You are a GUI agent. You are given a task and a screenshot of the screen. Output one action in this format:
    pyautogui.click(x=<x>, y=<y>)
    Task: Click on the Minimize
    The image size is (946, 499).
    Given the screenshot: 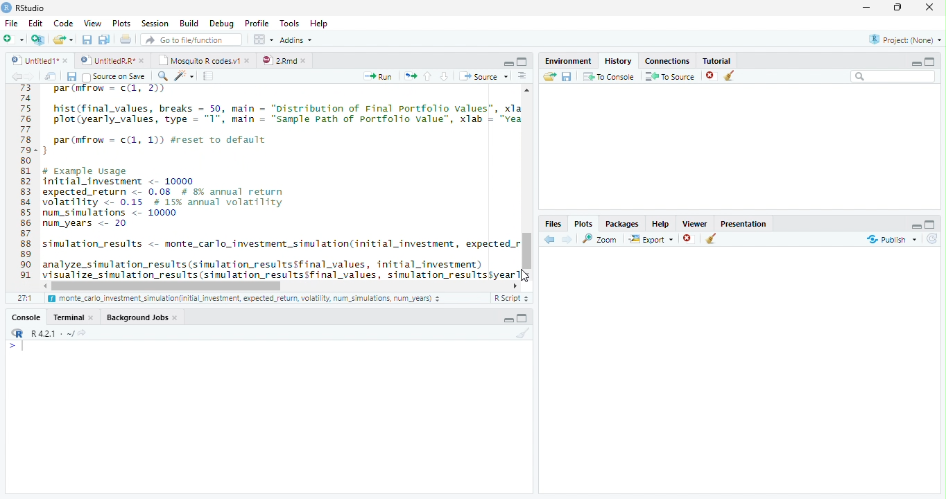 What is the action you would take?
    pyautogui.click(x=869, y=8)
    